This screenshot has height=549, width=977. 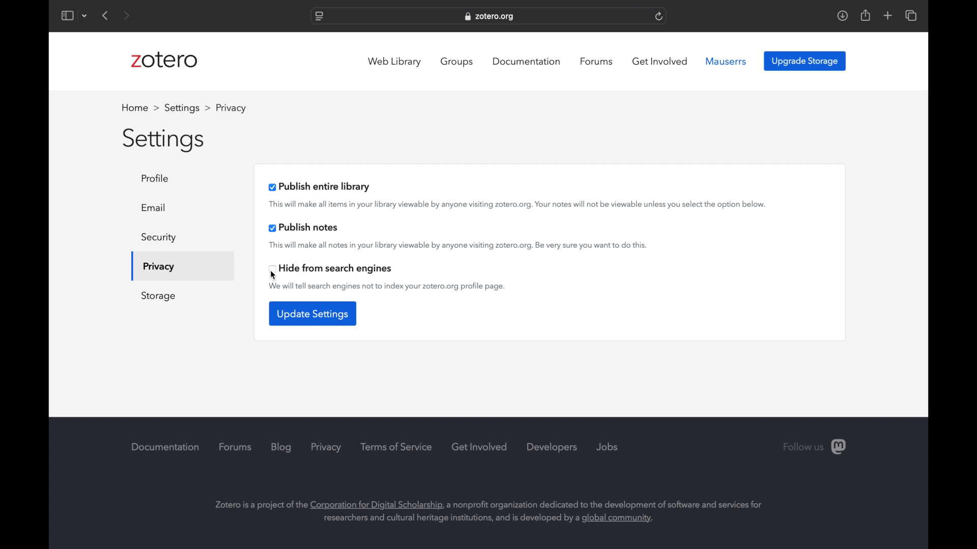 What do you see at coordinates (865, 15) in the screenshot?
I see `share` at bounding box center [865, 15].